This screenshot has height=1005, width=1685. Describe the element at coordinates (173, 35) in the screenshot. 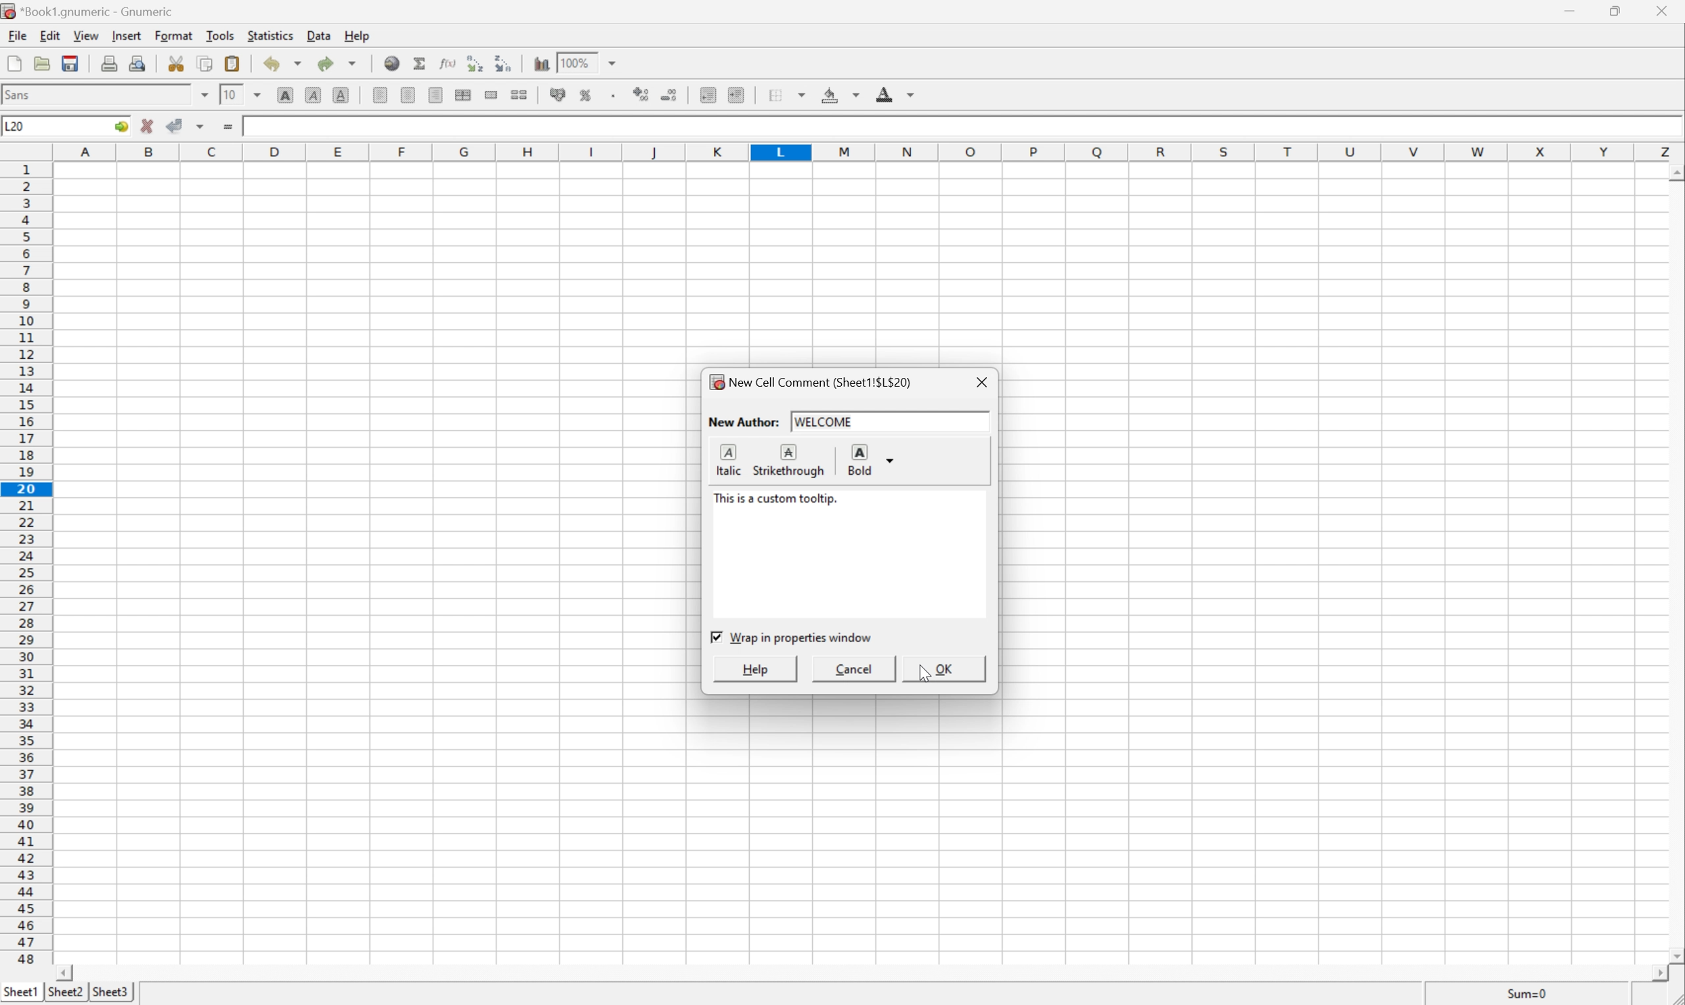

I see `Format` at that location.